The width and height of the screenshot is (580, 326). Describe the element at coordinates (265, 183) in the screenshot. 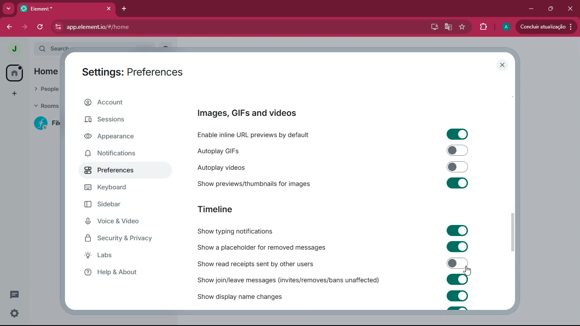

I see `show previews/thumbnails for images` at that location.